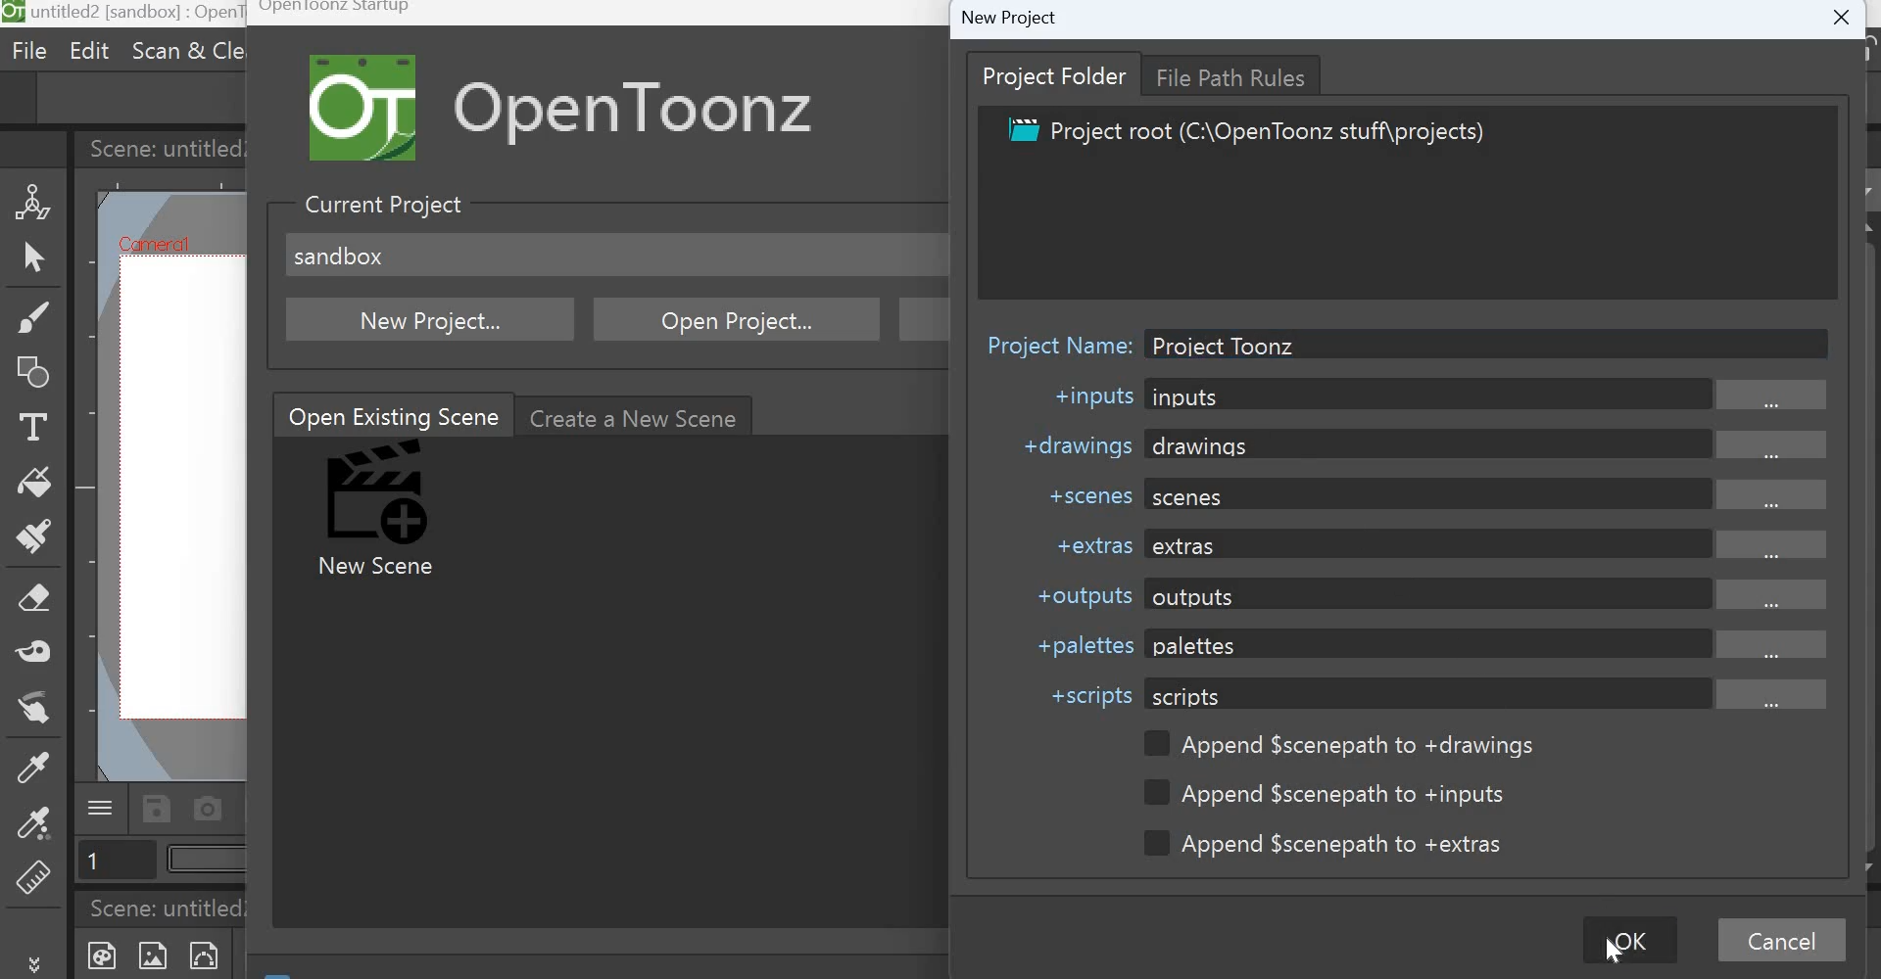 Image resolution: width=1881 pixels, height=979 pixels. What do you see at coordinates (34, 200) in the screenshot?
I see `Animate Tool` at bounding box center [34, 200].